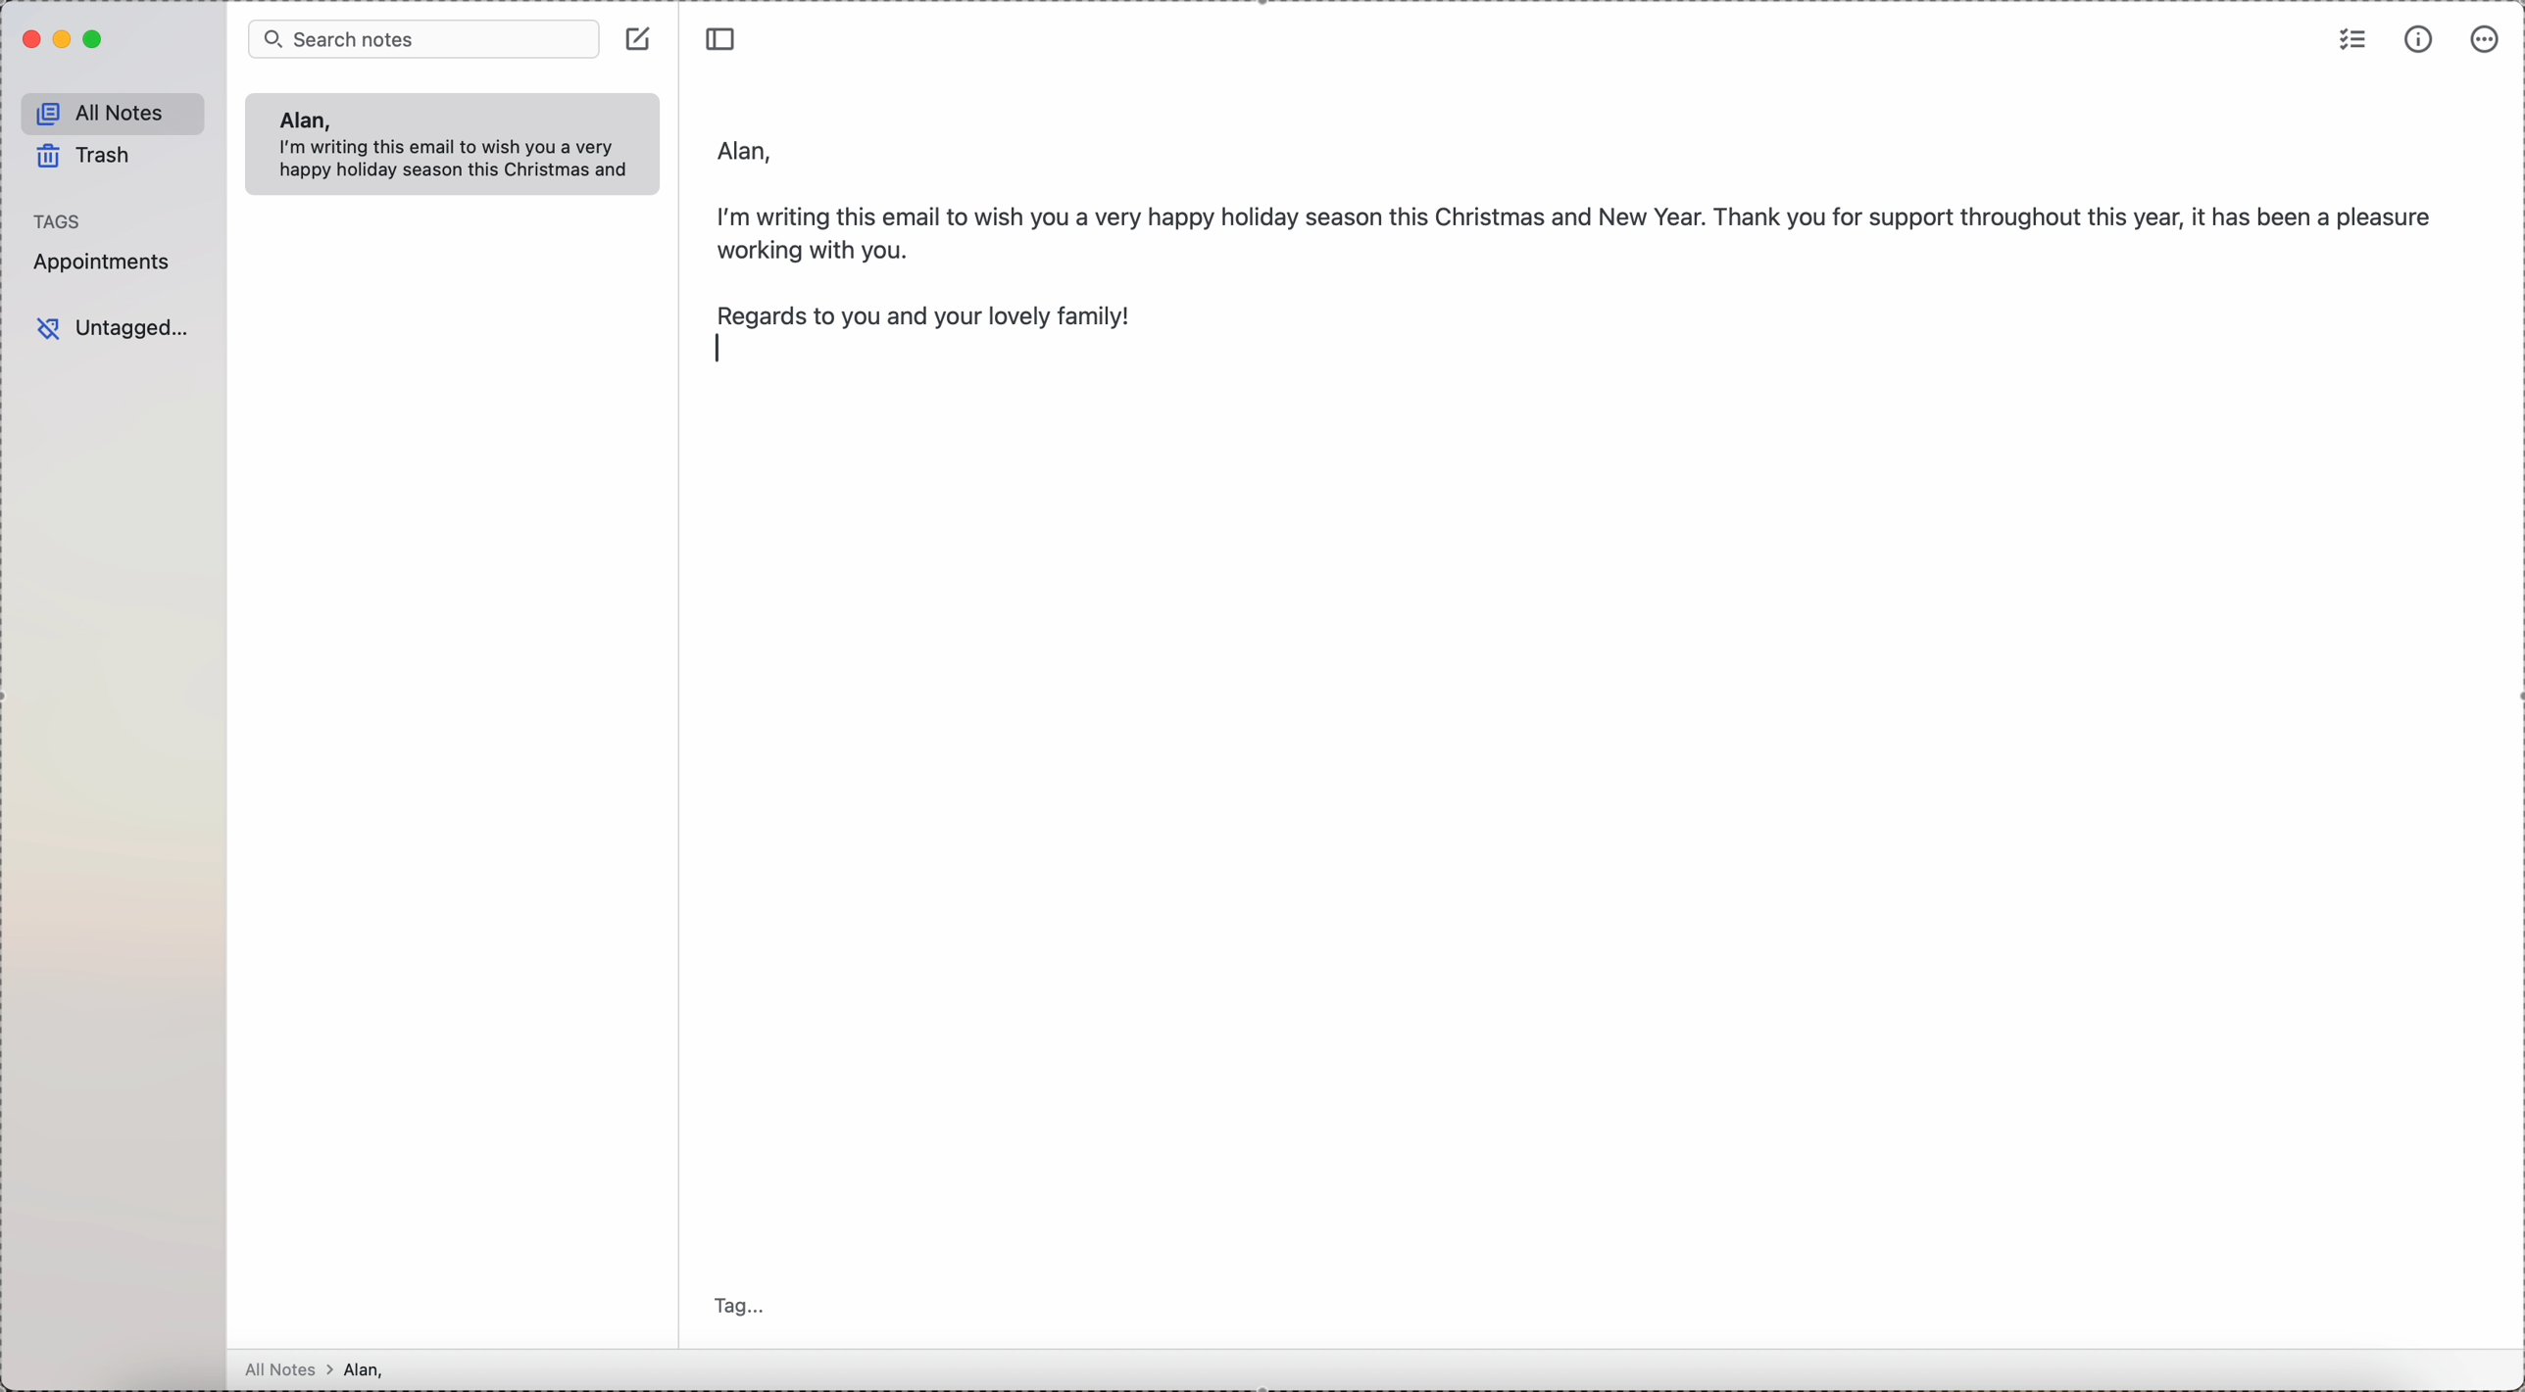  I want to click on Alan,, so click(303, 120).